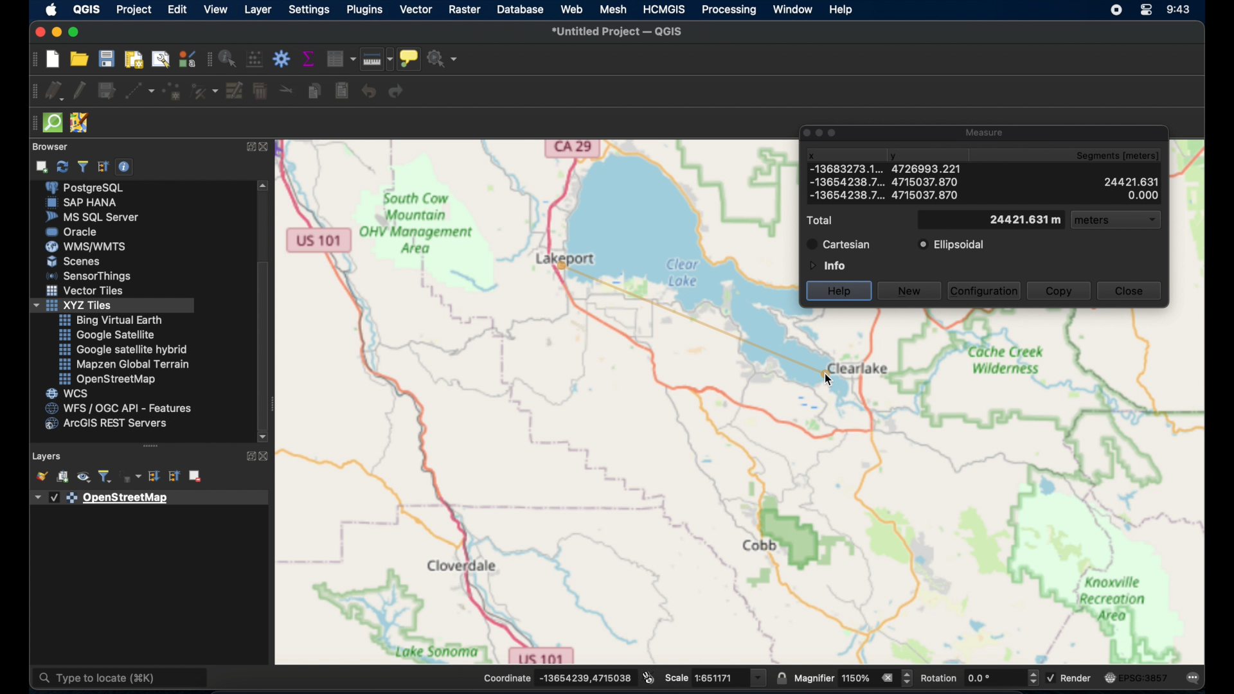 Image resolution: width=1234 pixels, height=694 pixels. I want to click on enable/disable properties widget, so click(124, 167).